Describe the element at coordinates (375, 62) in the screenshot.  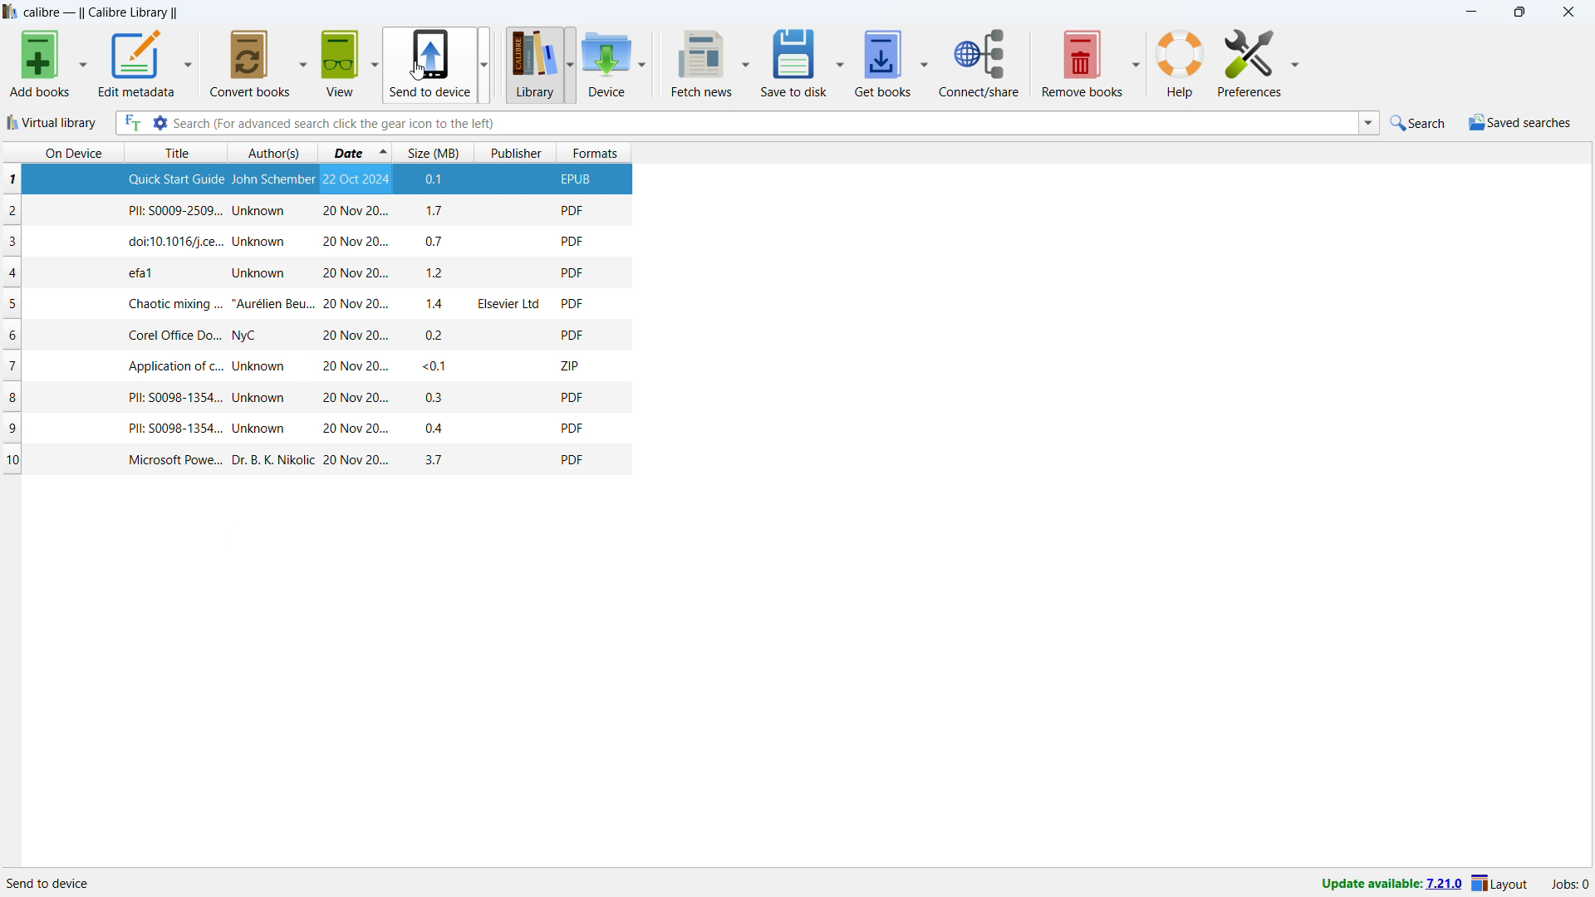
I see `view options` at that location.